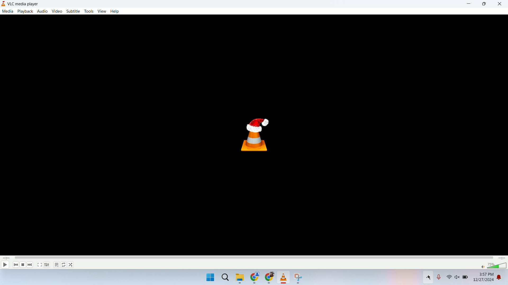 This screenshot has width=508, height=285. Describe the element at coordinates (7, 11) in the screenshot. I see `media` at that location.